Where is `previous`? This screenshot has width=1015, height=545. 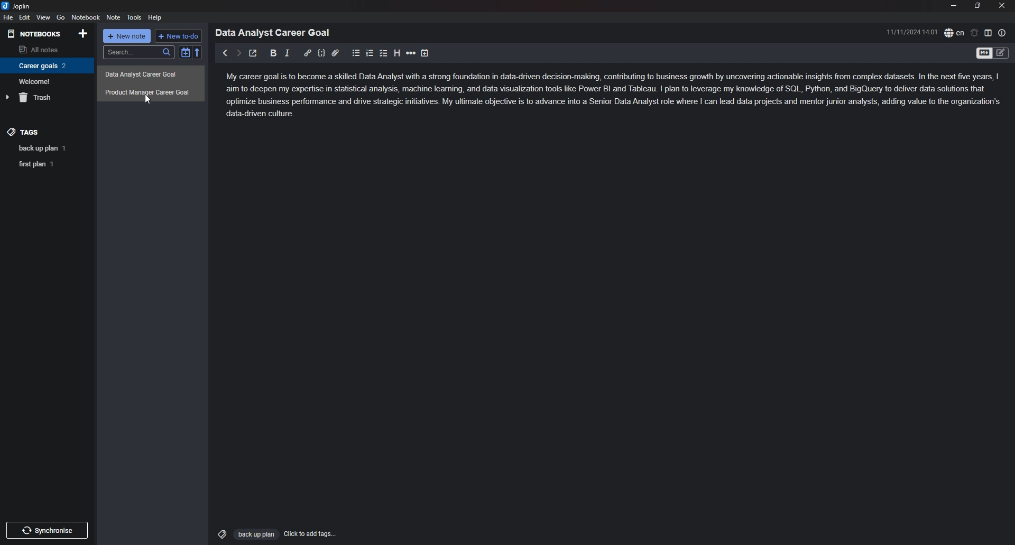 previous is located at coordinates (224, 53).